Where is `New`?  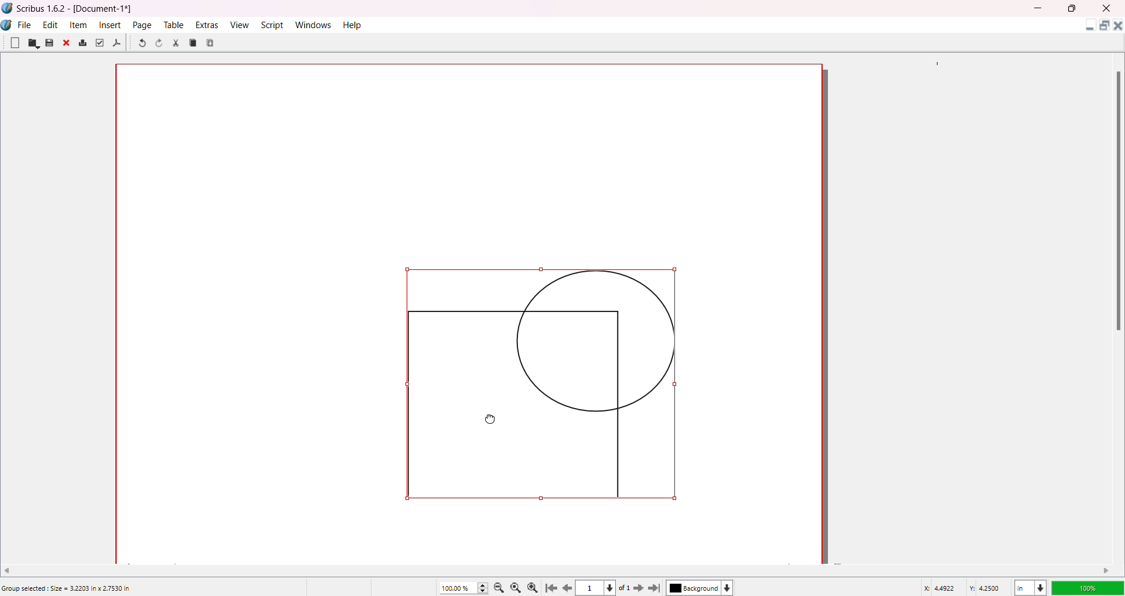
New is located at coordinates (15, 42).